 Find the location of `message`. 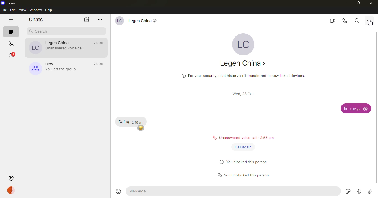

message is located at coordinates (345, 108).